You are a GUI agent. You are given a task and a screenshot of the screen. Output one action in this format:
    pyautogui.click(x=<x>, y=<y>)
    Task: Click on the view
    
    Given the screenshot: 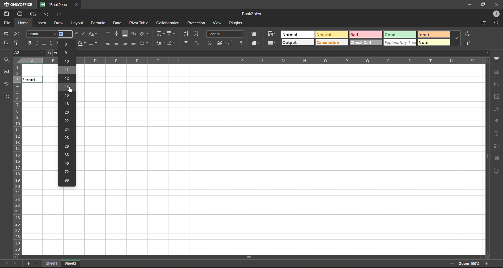 What is the action you would take?
    pyautogui.click(x=218, y=23)
    